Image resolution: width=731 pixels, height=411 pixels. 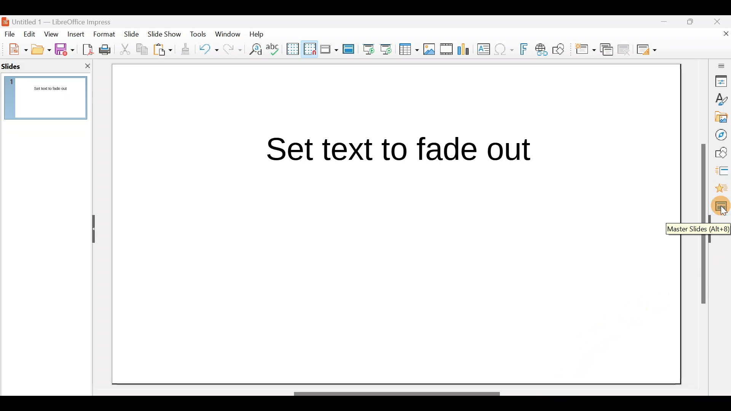 I want to click on Save, so click(x=64, y=49).